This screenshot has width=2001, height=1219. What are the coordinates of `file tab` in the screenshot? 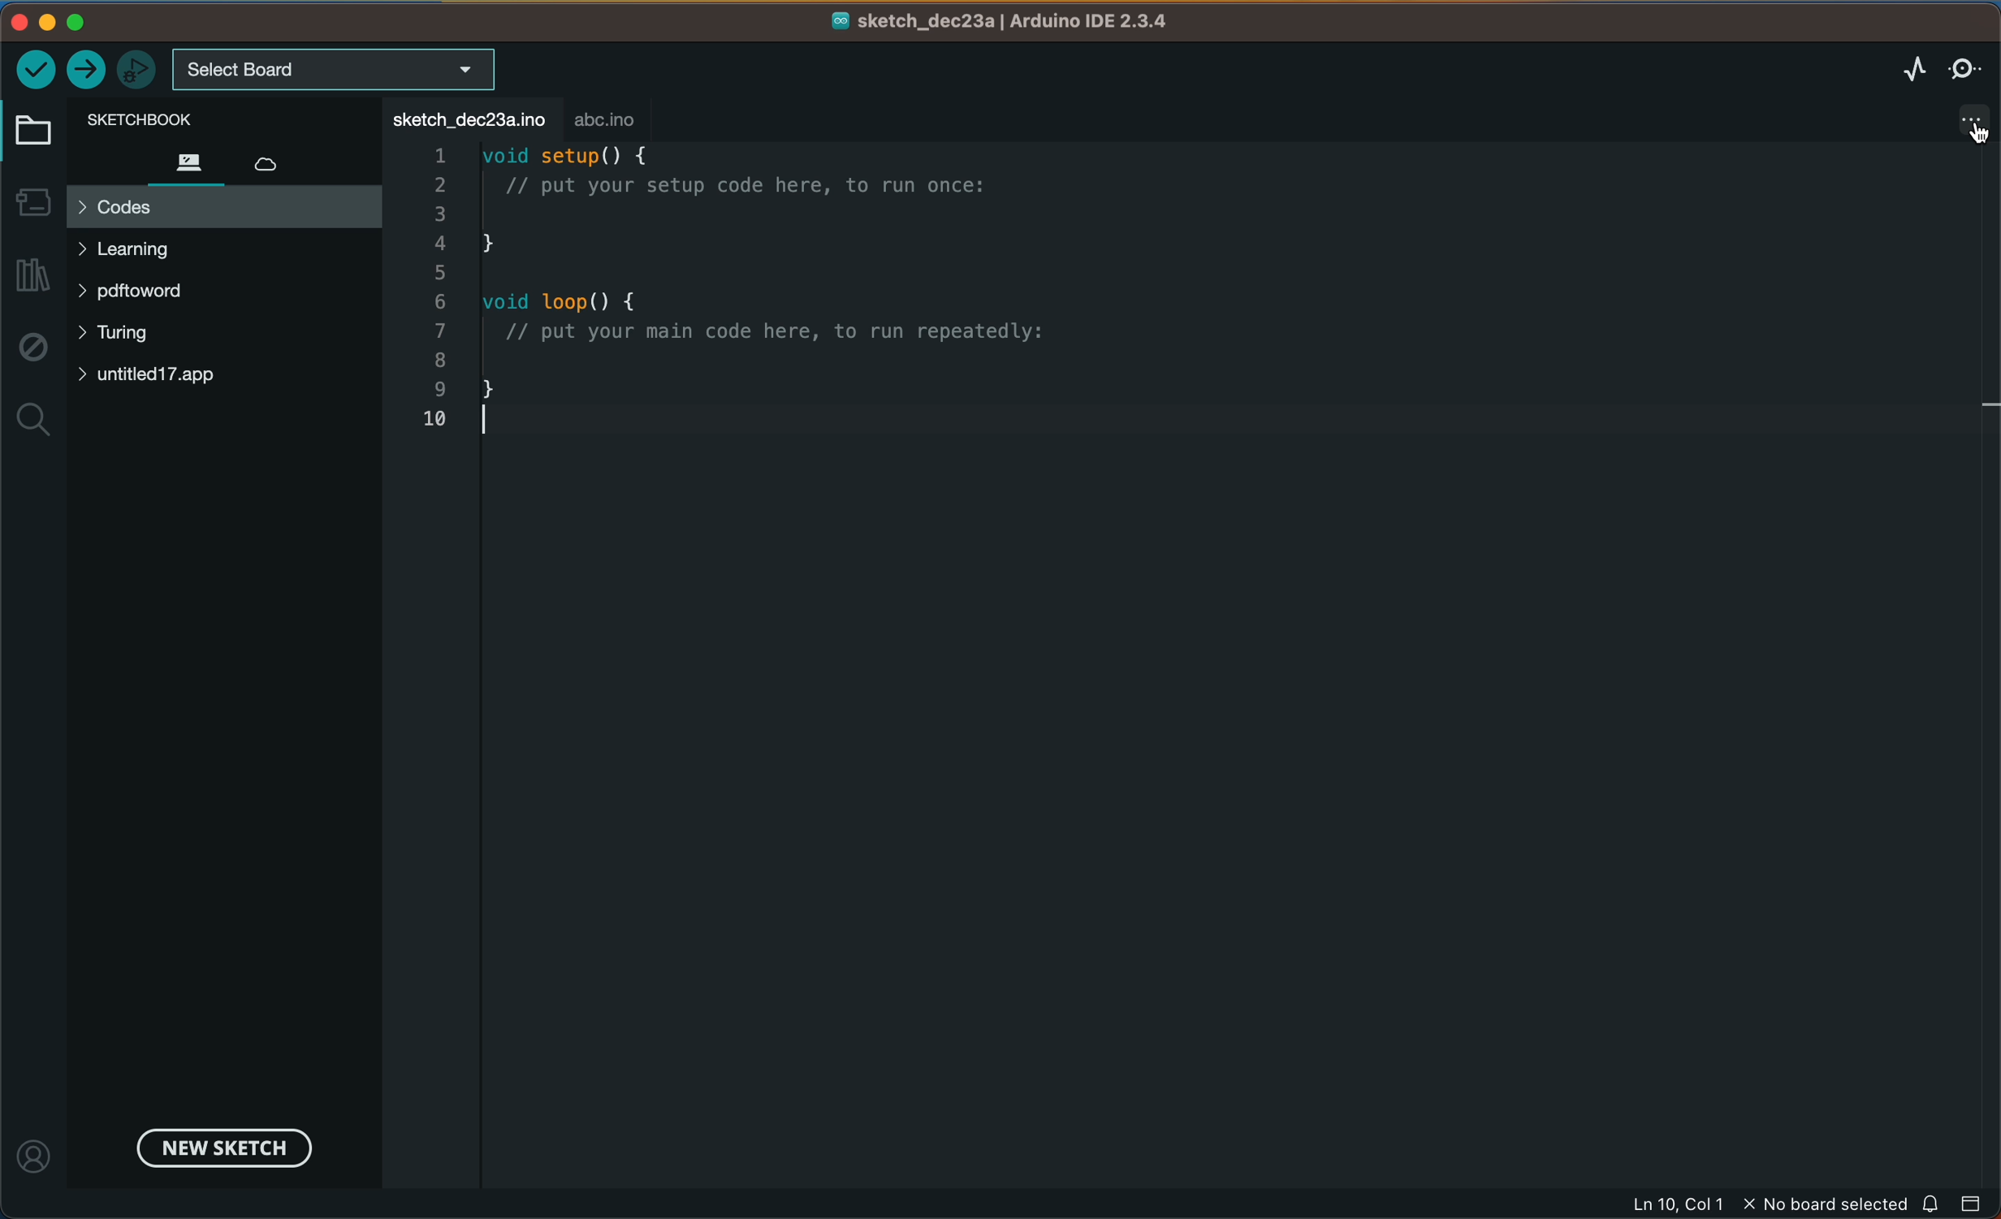 It's located at (465, 116).